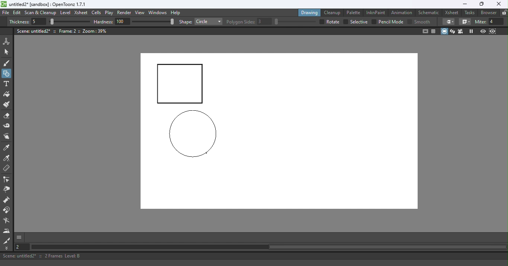 The height and width of the screenshot is (266, 508). Describe the element at coordinates (48, 4) in the screenshot. I see `File name` at that location.